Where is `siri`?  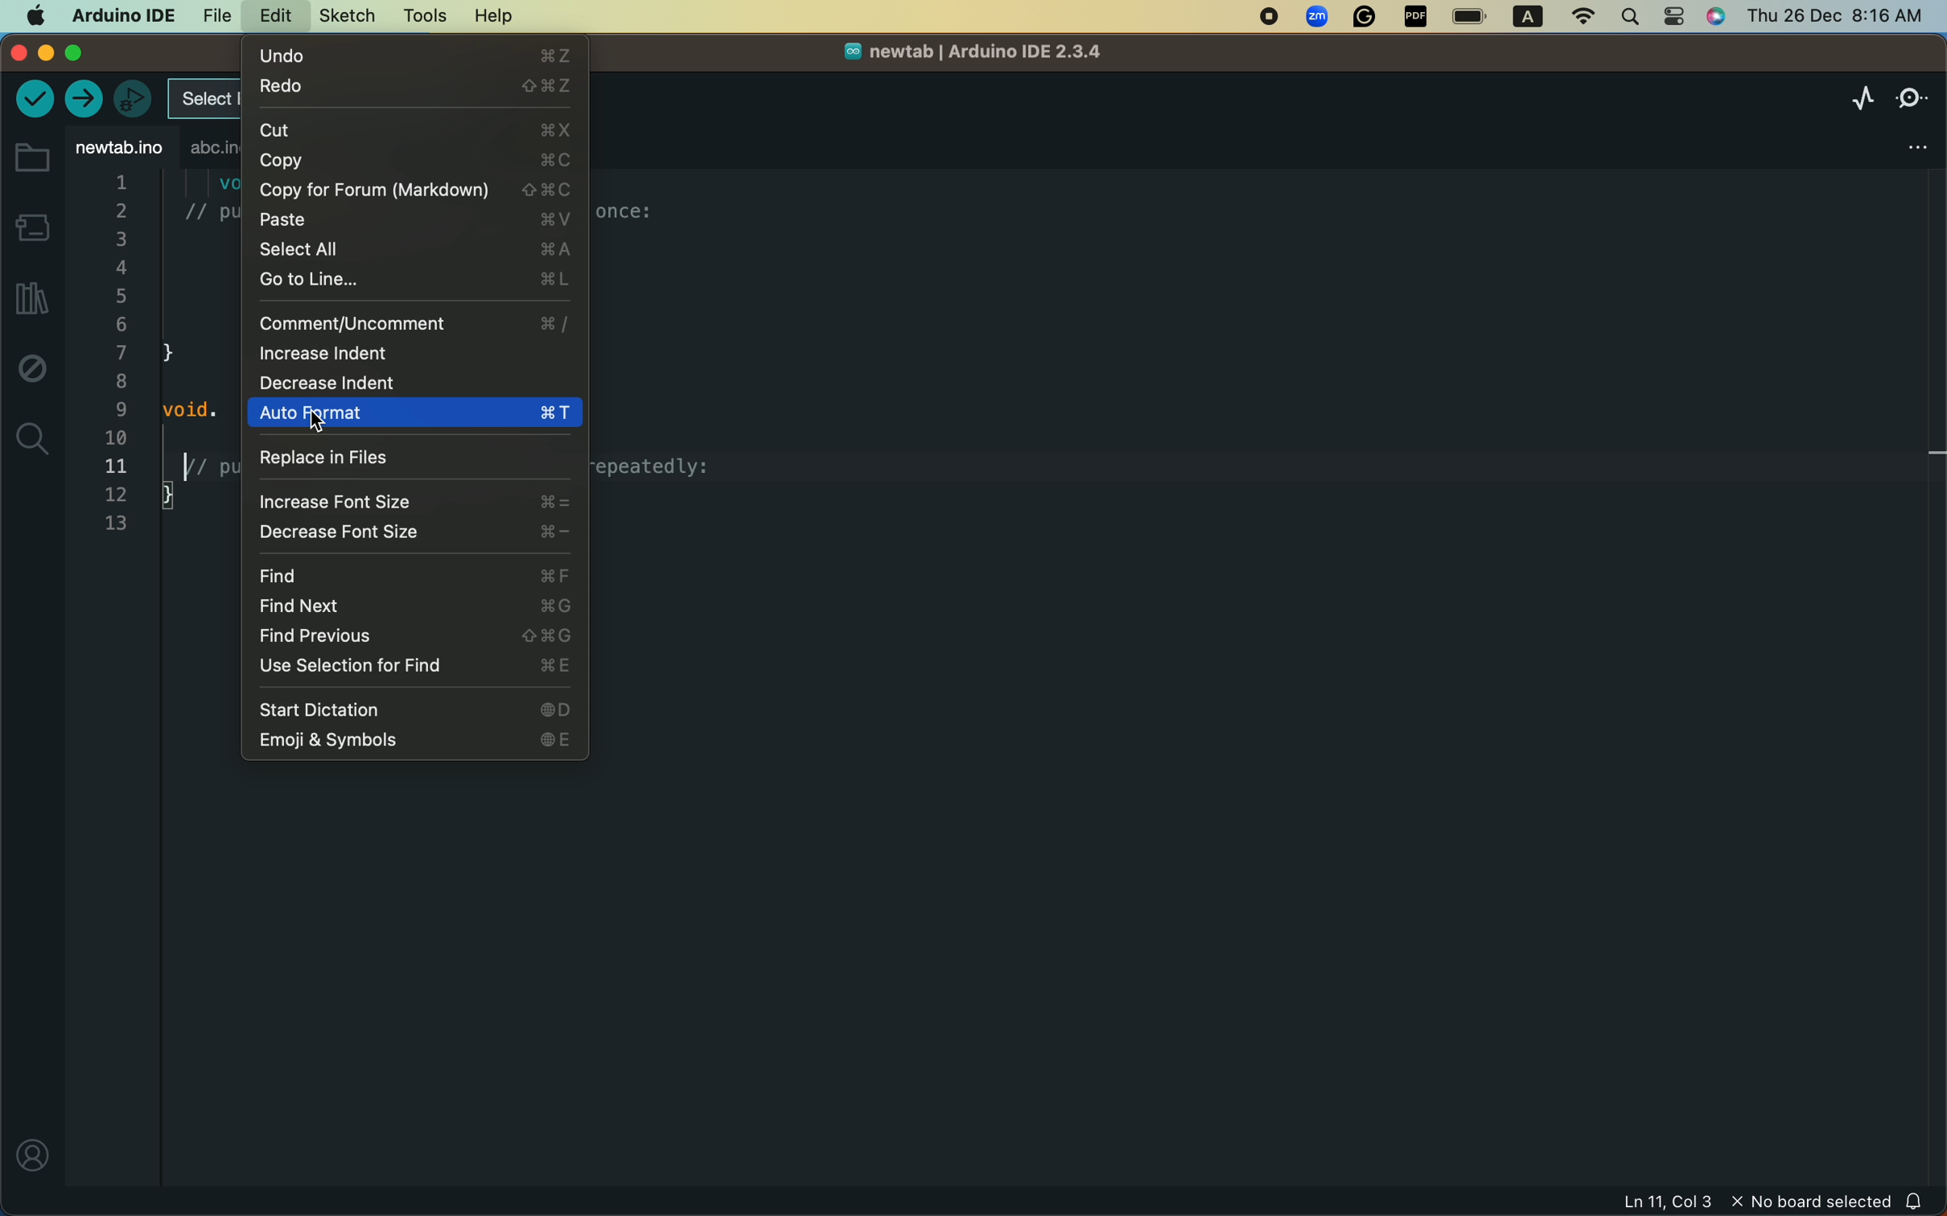
siri is located at coordinates (1720, 18).